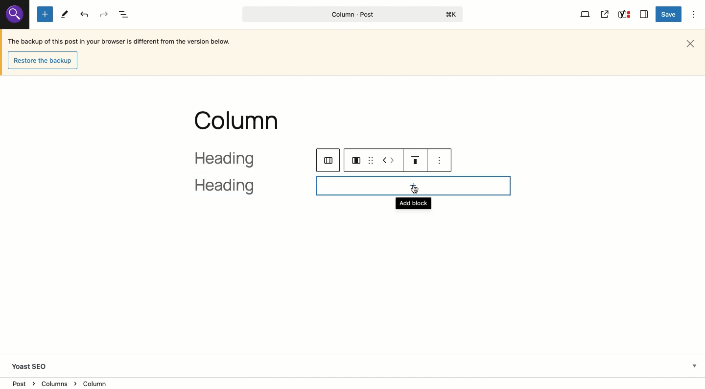 The height and width of the screenshot is (389, 705). I want to click on Location, so click(353, 383).